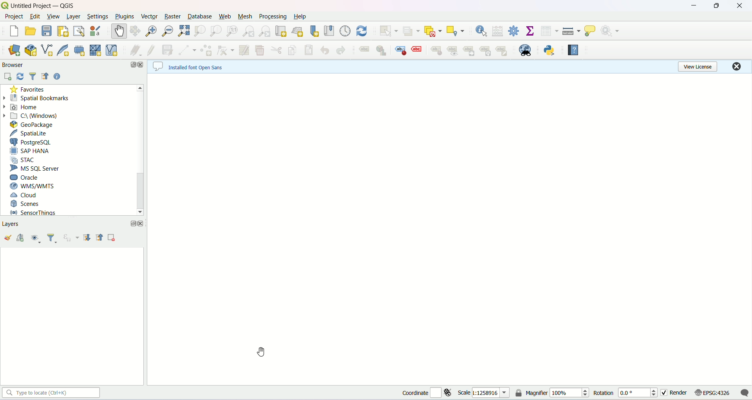 This screenshot has height=400, width=752. I want to click on raster, so click(172, 16).